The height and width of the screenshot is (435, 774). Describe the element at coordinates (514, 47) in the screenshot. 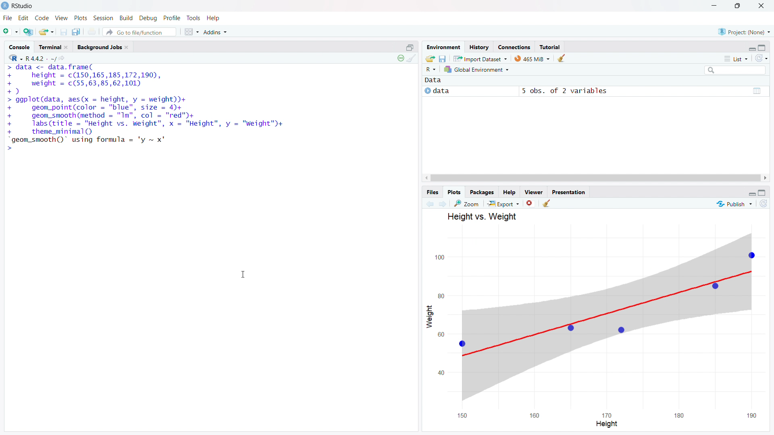

I see `connections` at that location.